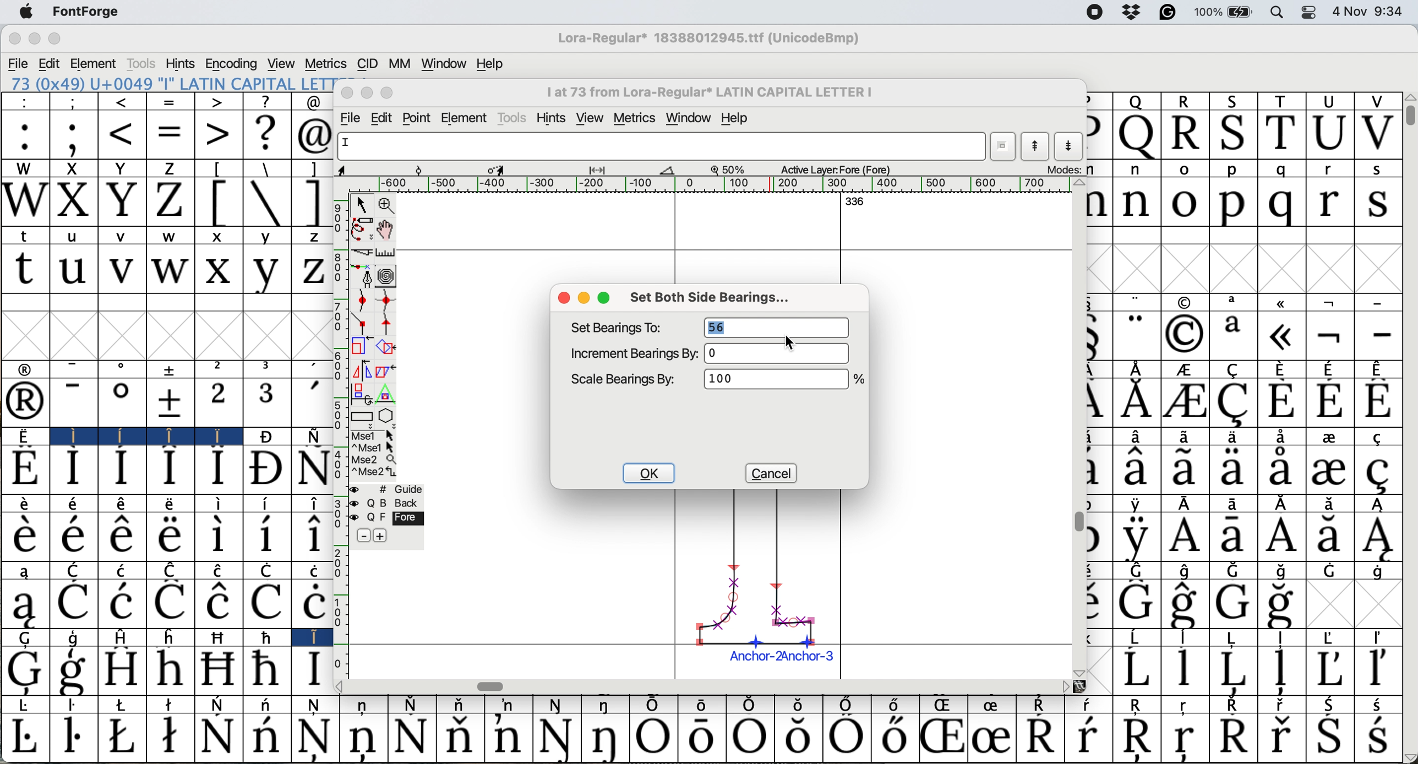  What do you see at coordinates (267, 603) in the screenshot?
I see `Symbol` at bounding box center [267, 603].